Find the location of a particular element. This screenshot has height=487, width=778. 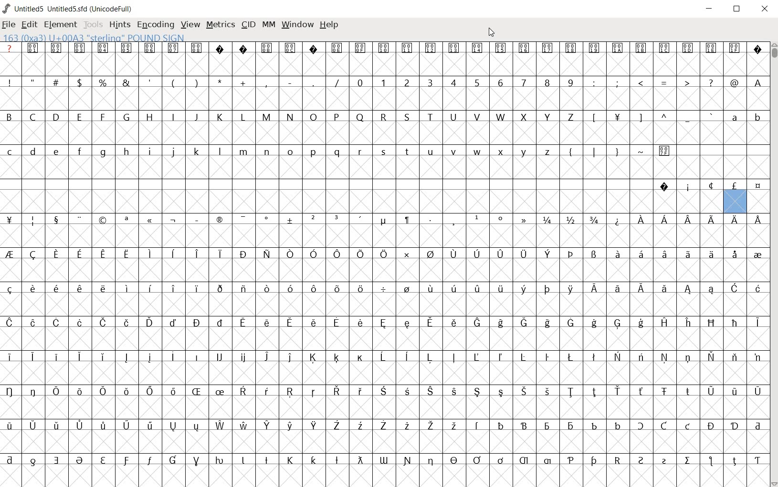

Symbol is located at coordinates (221, 461).